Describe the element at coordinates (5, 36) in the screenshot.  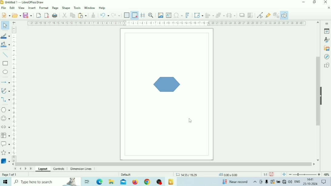
I see `Line Color` at that location.